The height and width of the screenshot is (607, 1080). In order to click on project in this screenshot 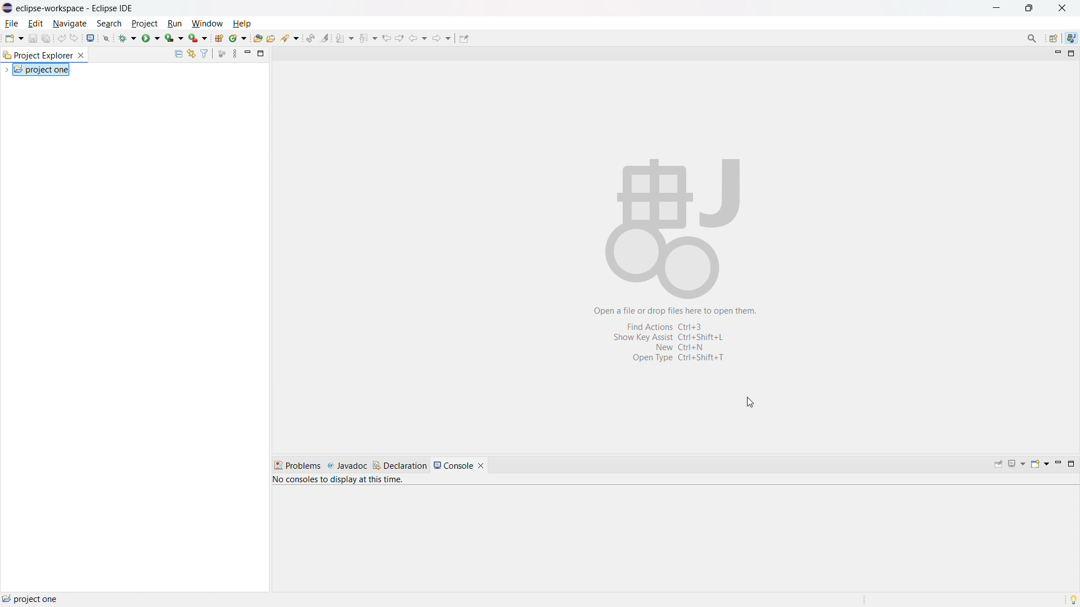, I will do `click(145, 24)`.